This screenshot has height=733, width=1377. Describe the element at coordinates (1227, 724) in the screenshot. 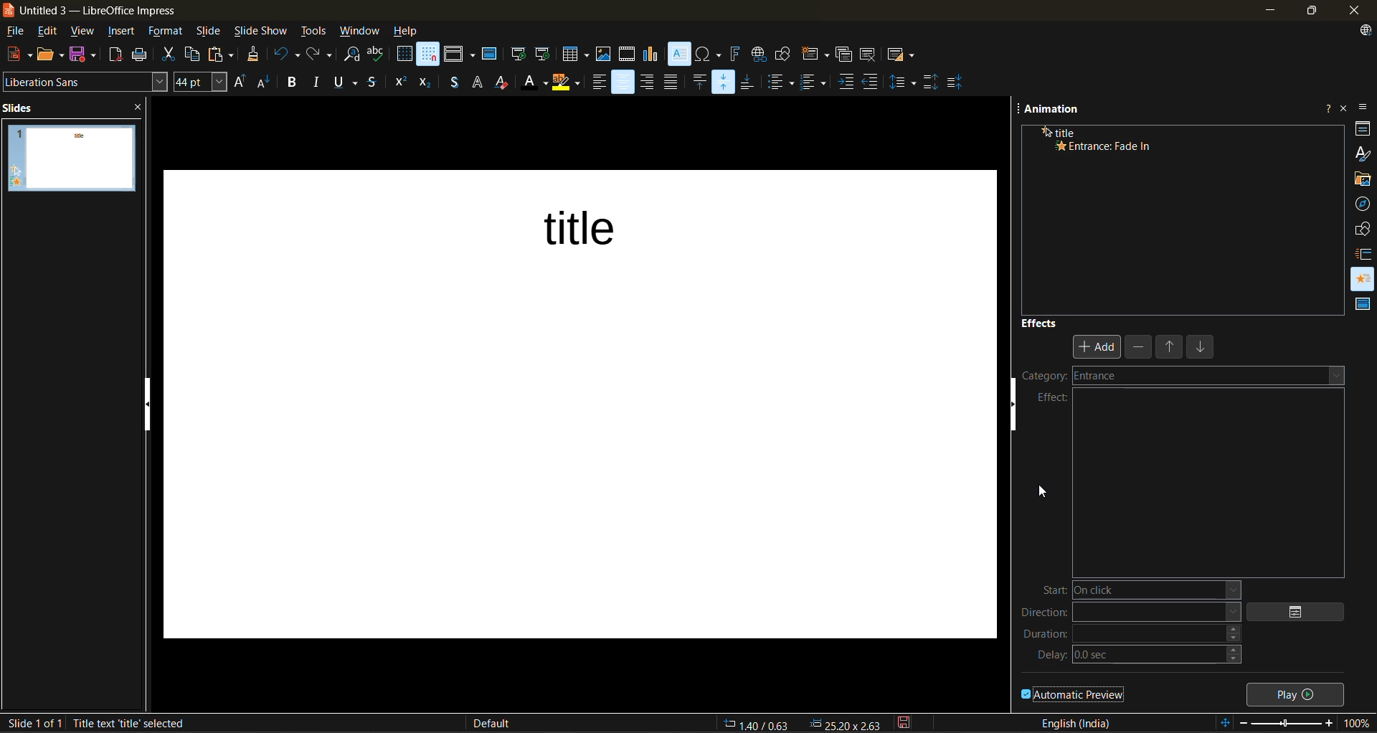

I see `fit to slide` at that location.